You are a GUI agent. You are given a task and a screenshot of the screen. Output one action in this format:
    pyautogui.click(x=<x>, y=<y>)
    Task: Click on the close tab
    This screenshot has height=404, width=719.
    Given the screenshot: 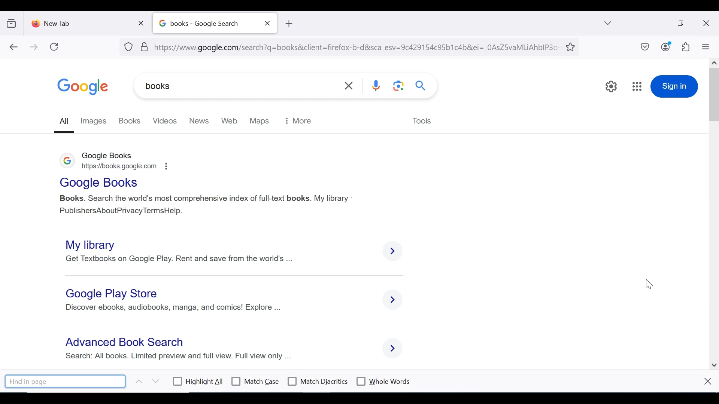 What is the action you would take?
    pyautogui.click(x=268, y=23)
    